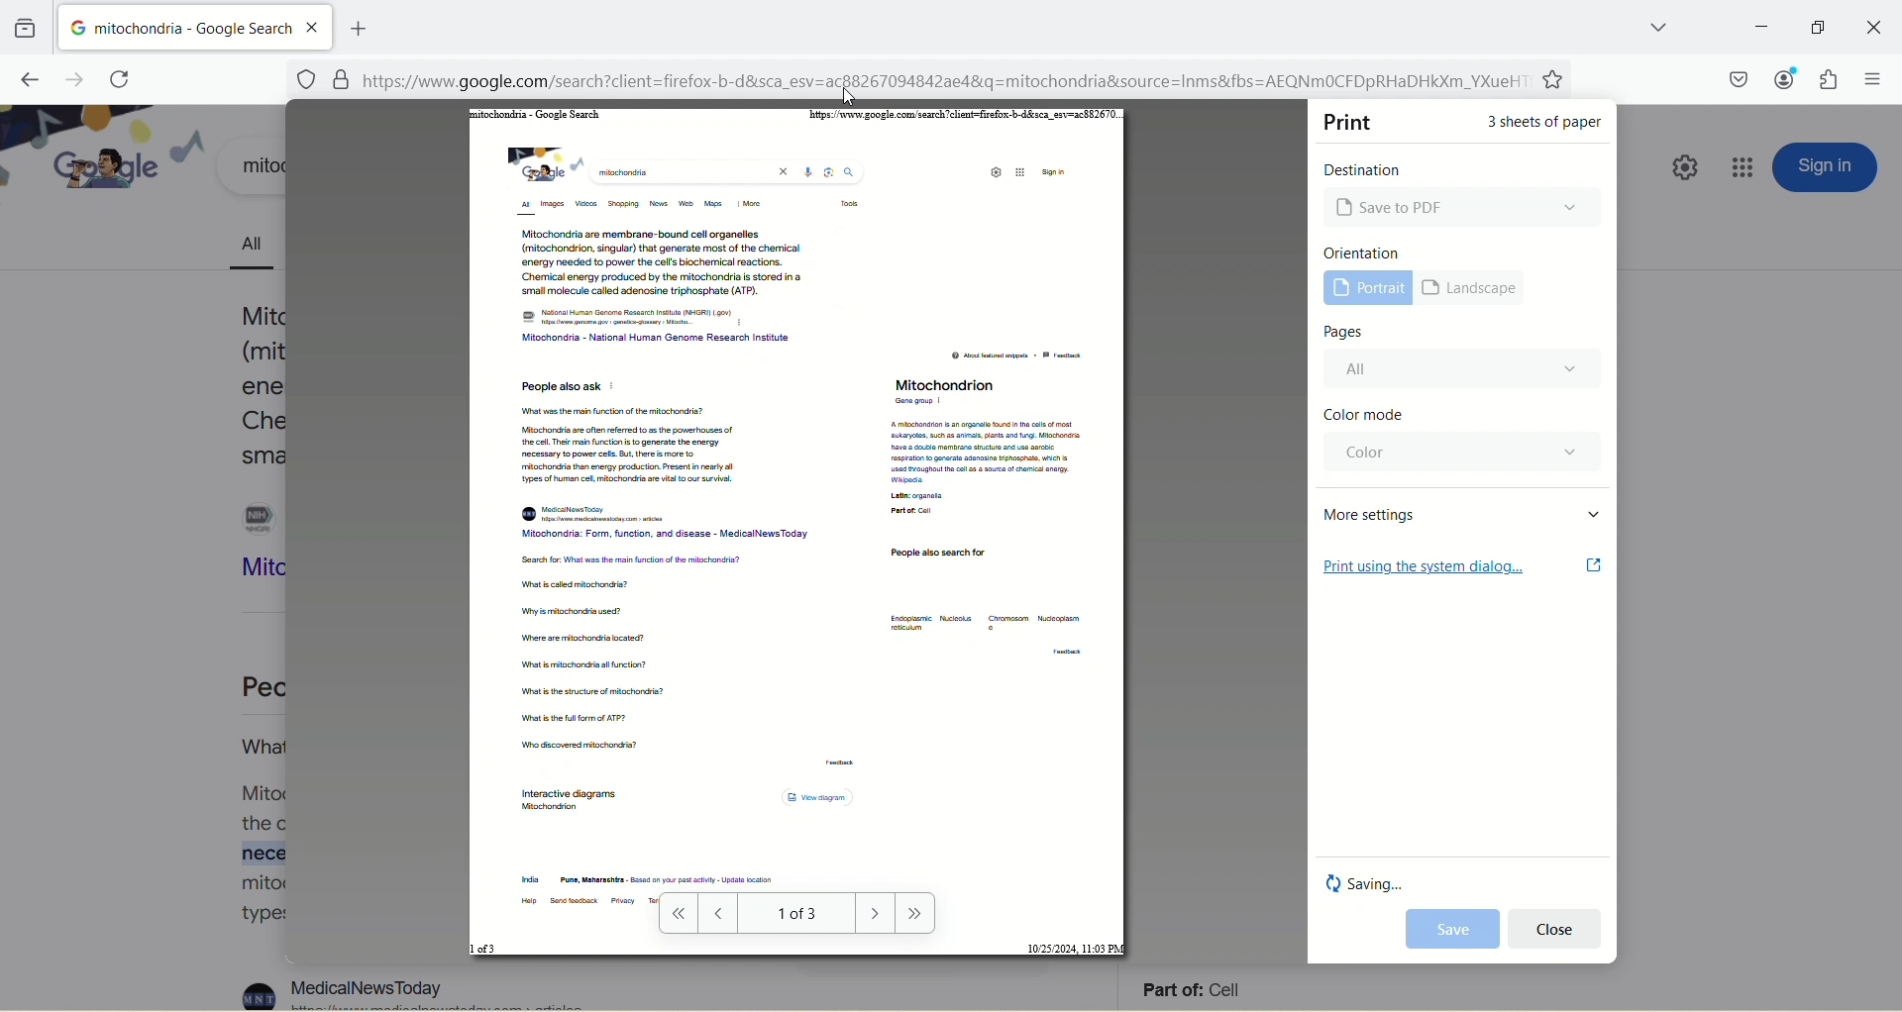 This screenshot has height=1012, width=1902. What do you see at coordinates (176, 26) in the screenshot?
I see `mitochondria-google search` at bounding box center [176, 26].